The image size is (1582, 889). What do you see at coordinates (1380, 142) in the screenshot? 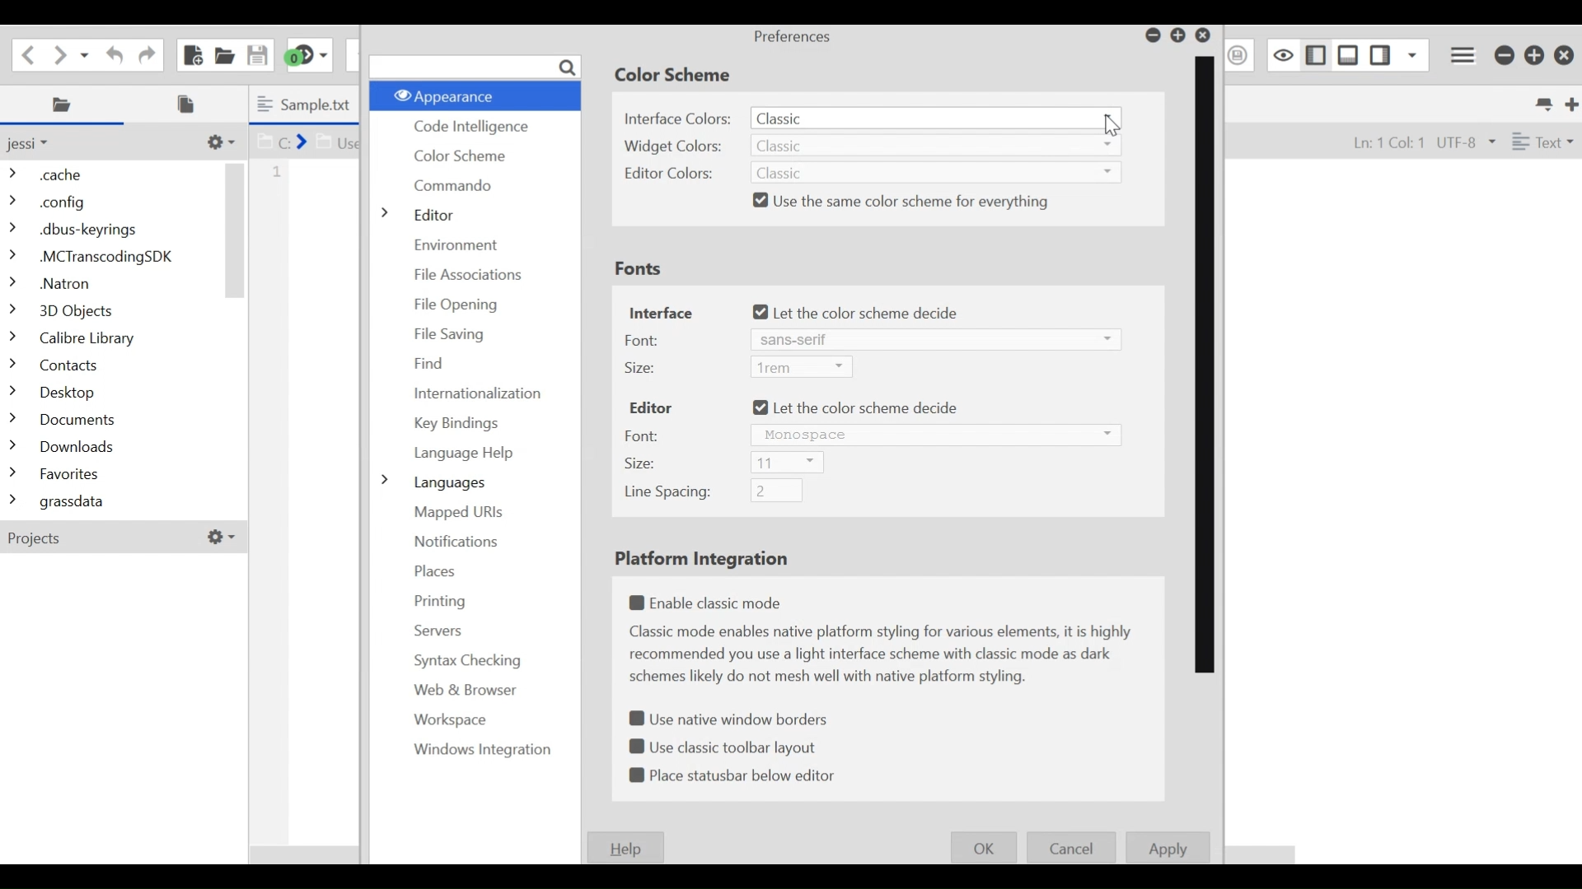
I see `File Position` at bounding box center [1380, 142].